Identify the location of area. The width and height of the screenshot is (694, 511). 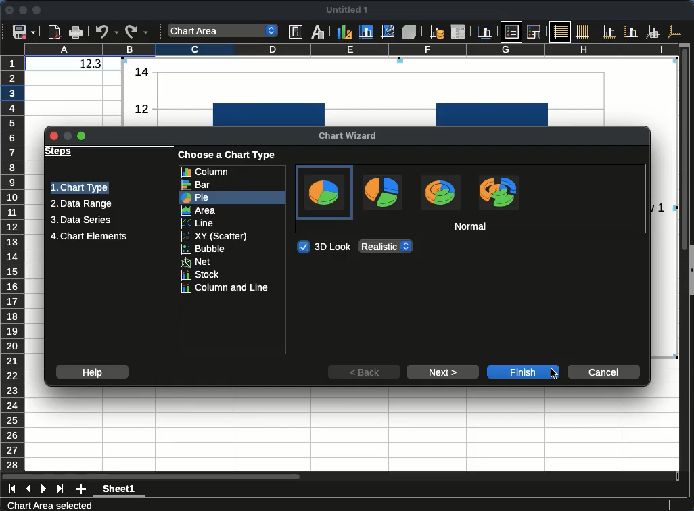
(233, 211).